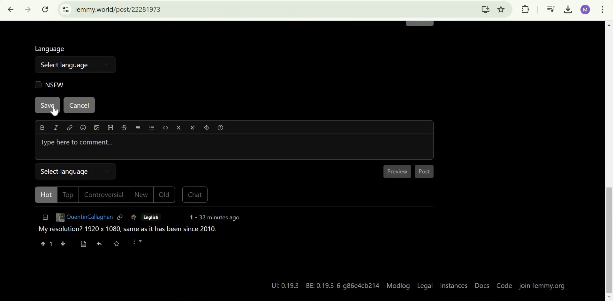 This screenshot has height=301, width=613. What do you see at coordinates (194, 128) in the screenshot?
I see `` at bounding box center [194, 128].